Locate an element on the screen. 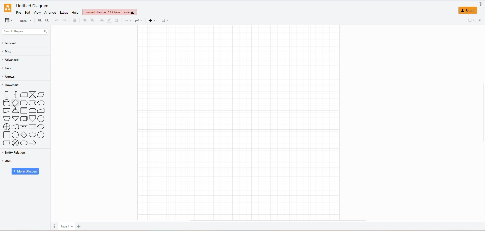 This screenshot has width=485, height=231. TO FRONT is located at coordinates (84, 20).